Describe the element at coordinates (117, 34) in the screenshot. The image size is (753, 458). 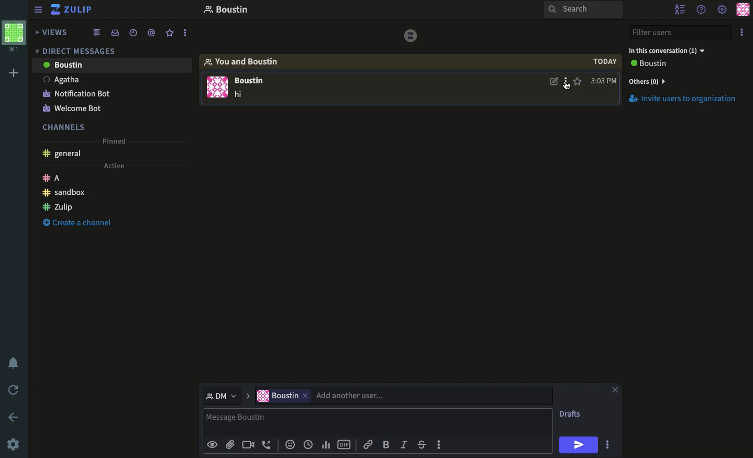
I see `Inbox` at that location.